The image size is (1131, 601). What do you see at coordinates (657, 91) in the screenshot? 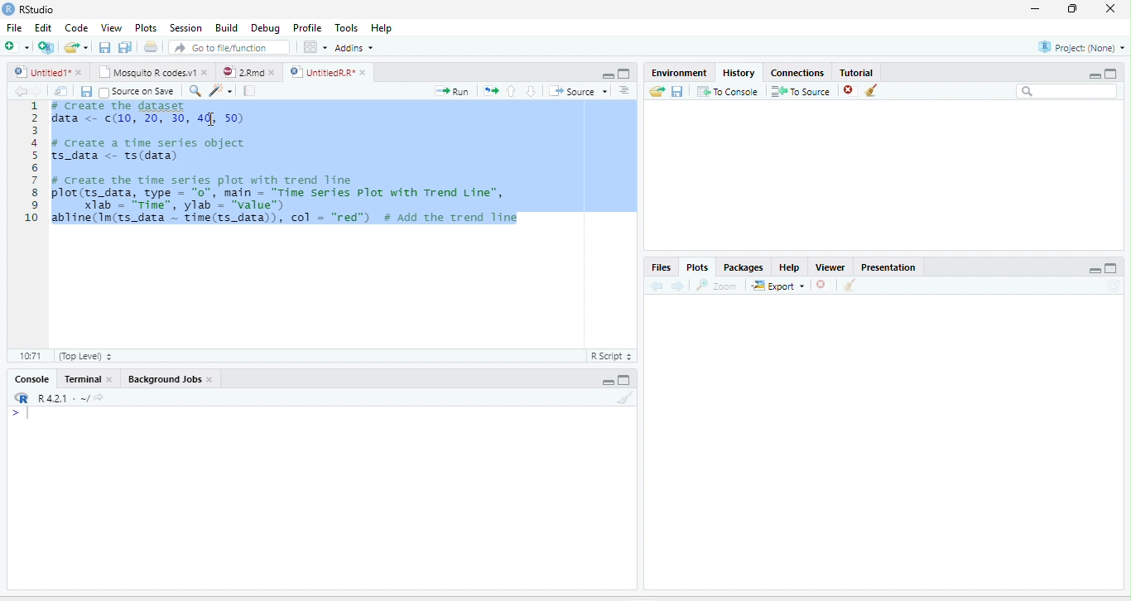
I see `Load history from an existing file` at bounding box center [657, 91].